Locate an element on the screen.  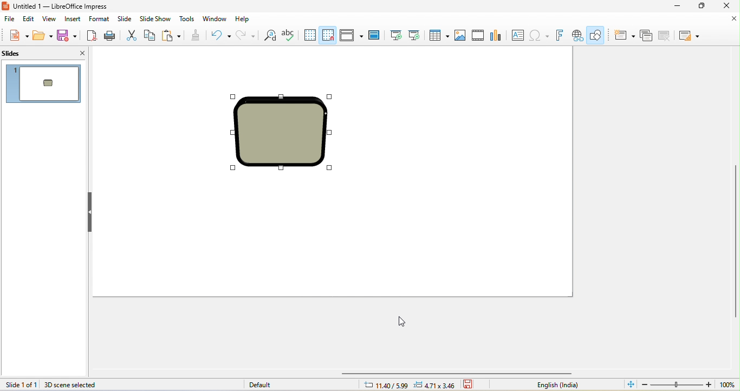
shape image showing 3D effects in slide pane is located at coordinates (49, 82).